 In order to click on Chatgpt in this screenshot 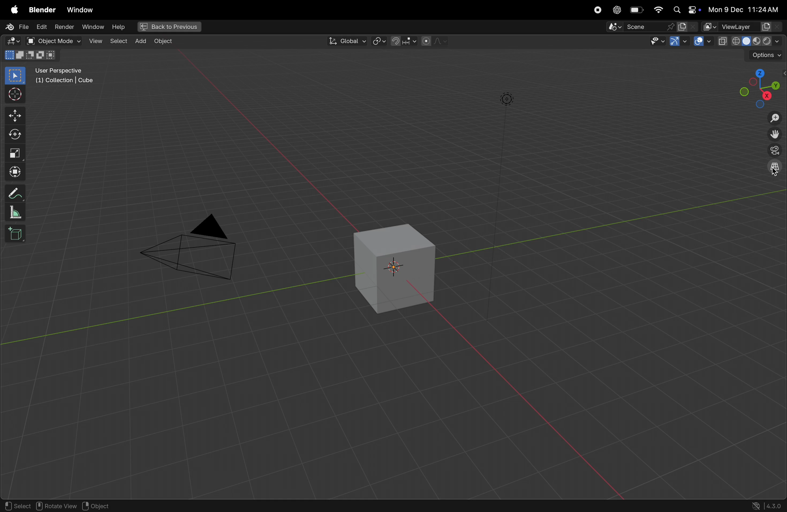, I will do `click(617, 10)`.